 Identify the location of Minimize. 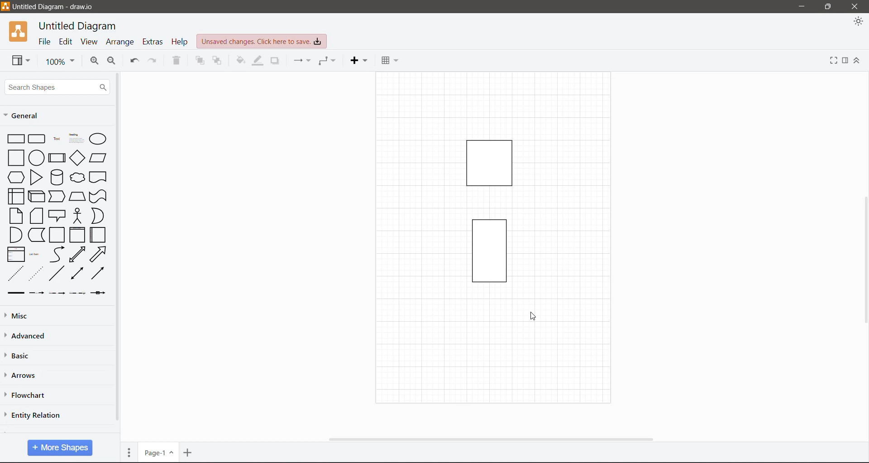
(802, 7).